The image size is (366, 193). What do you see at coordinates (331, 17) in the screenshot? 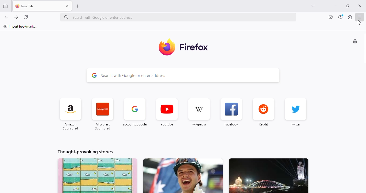
I see `save to pocket` at bounding box center [331, 17].